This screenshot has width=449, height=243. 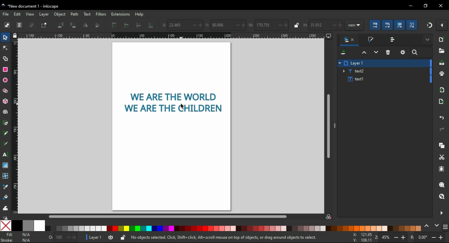 I want to click on gradient tool, so click(x=5, y=165).